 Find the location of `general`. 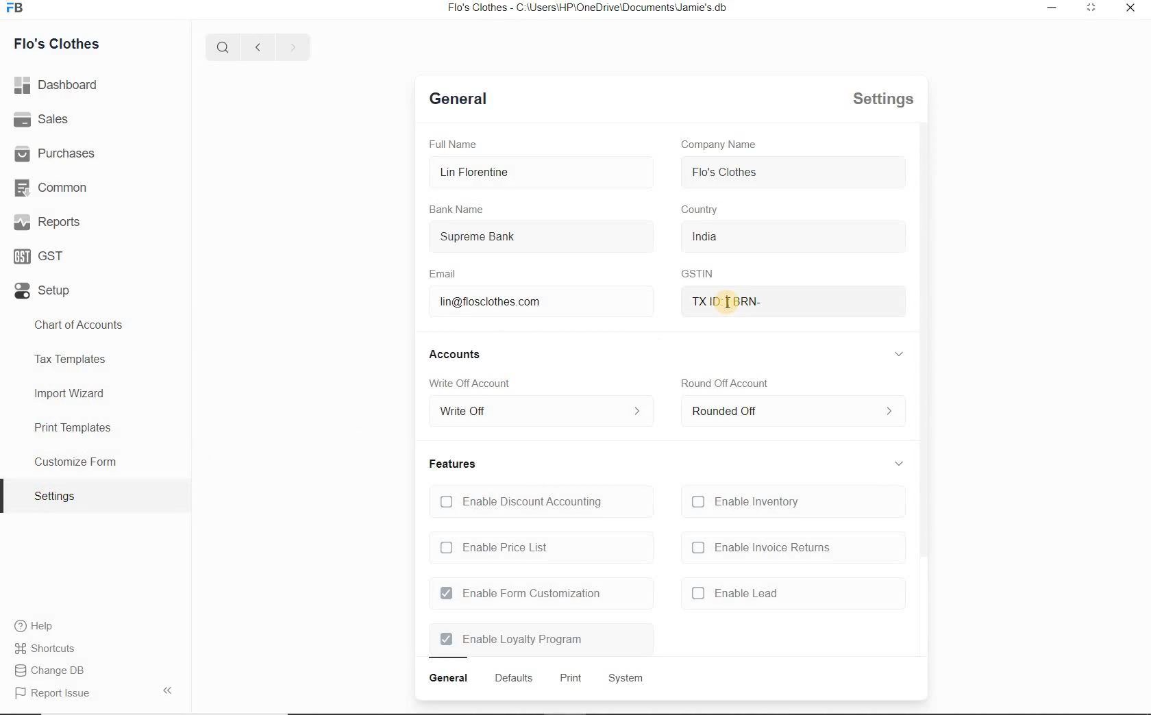

general is located at coordinates (449, 679).